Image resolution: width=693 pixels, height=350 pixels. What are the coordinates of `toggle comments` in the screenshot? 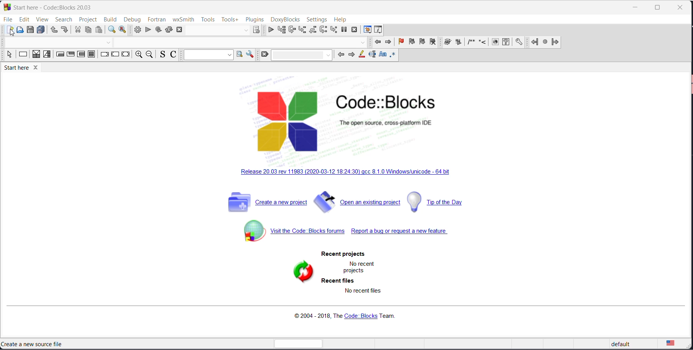 It's located at (174, 54).